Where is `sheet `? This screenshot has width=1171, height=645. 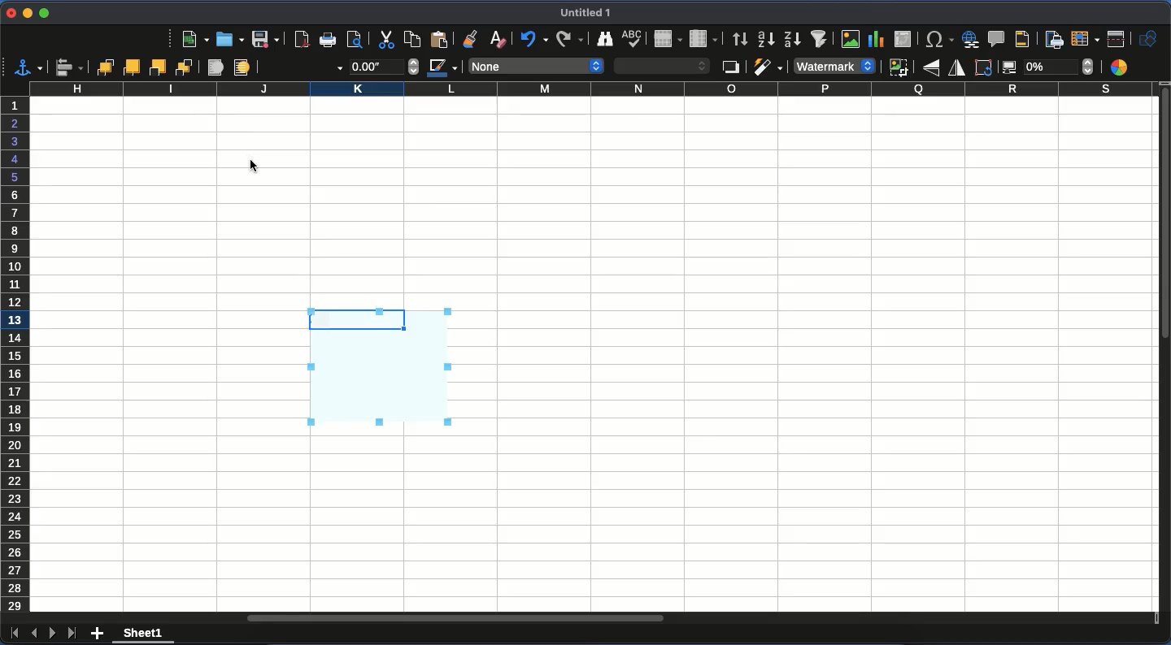 sheet  is located at coordinates (143, 635).